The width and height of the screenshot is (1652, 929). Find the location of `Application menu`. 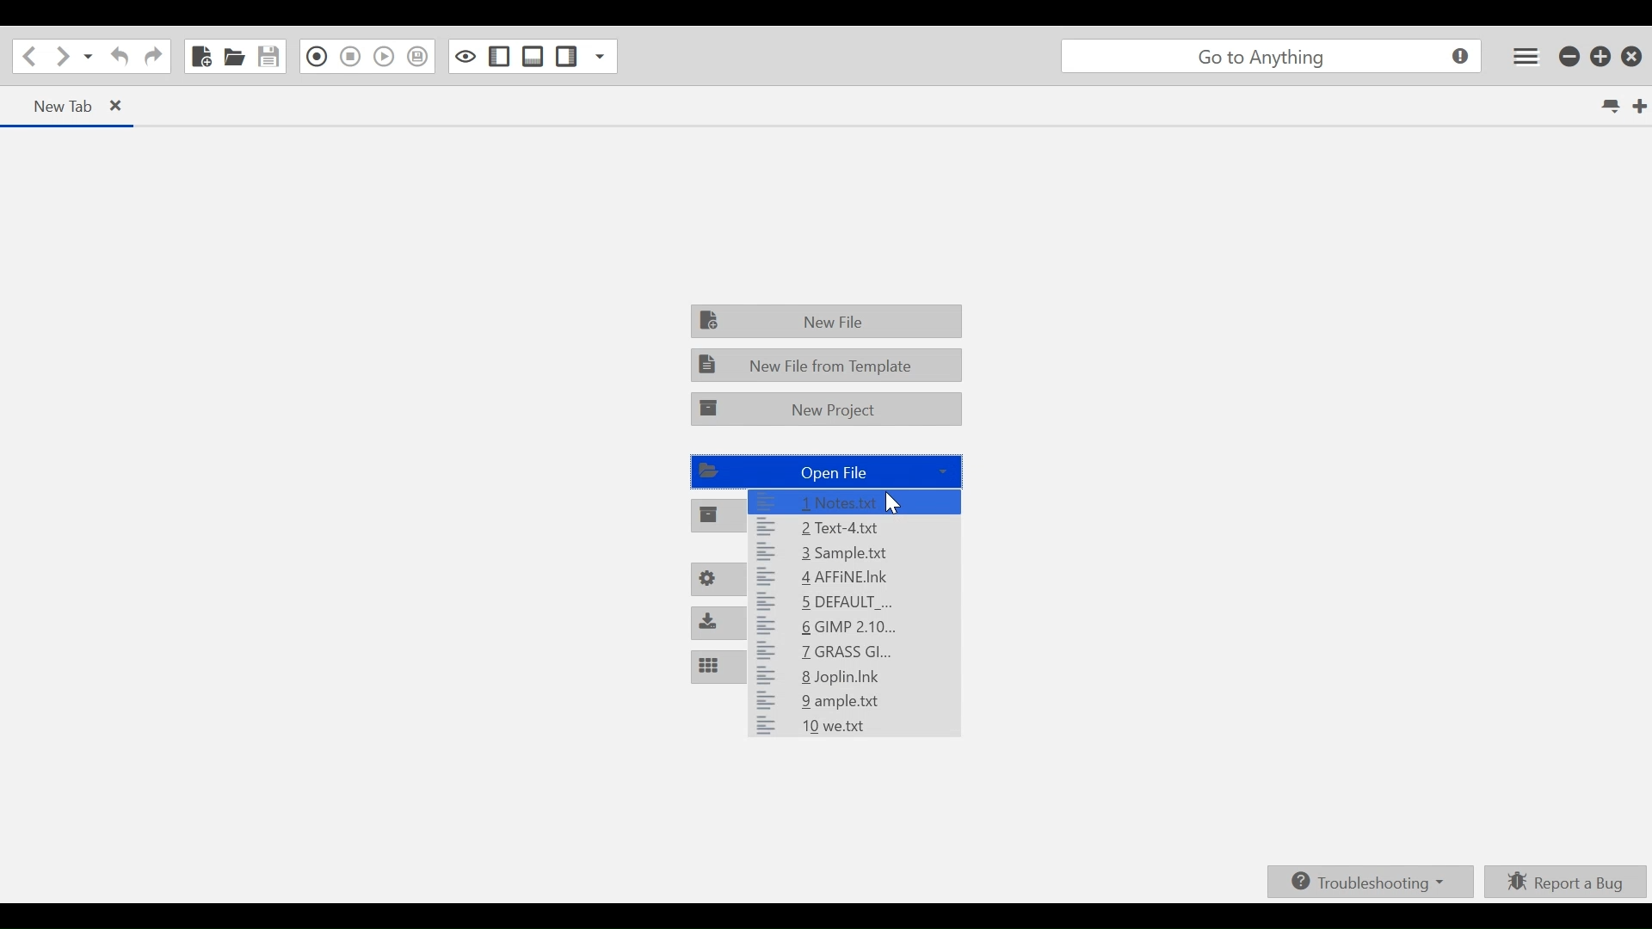

Application menu is located at coordinates (1527, 57).